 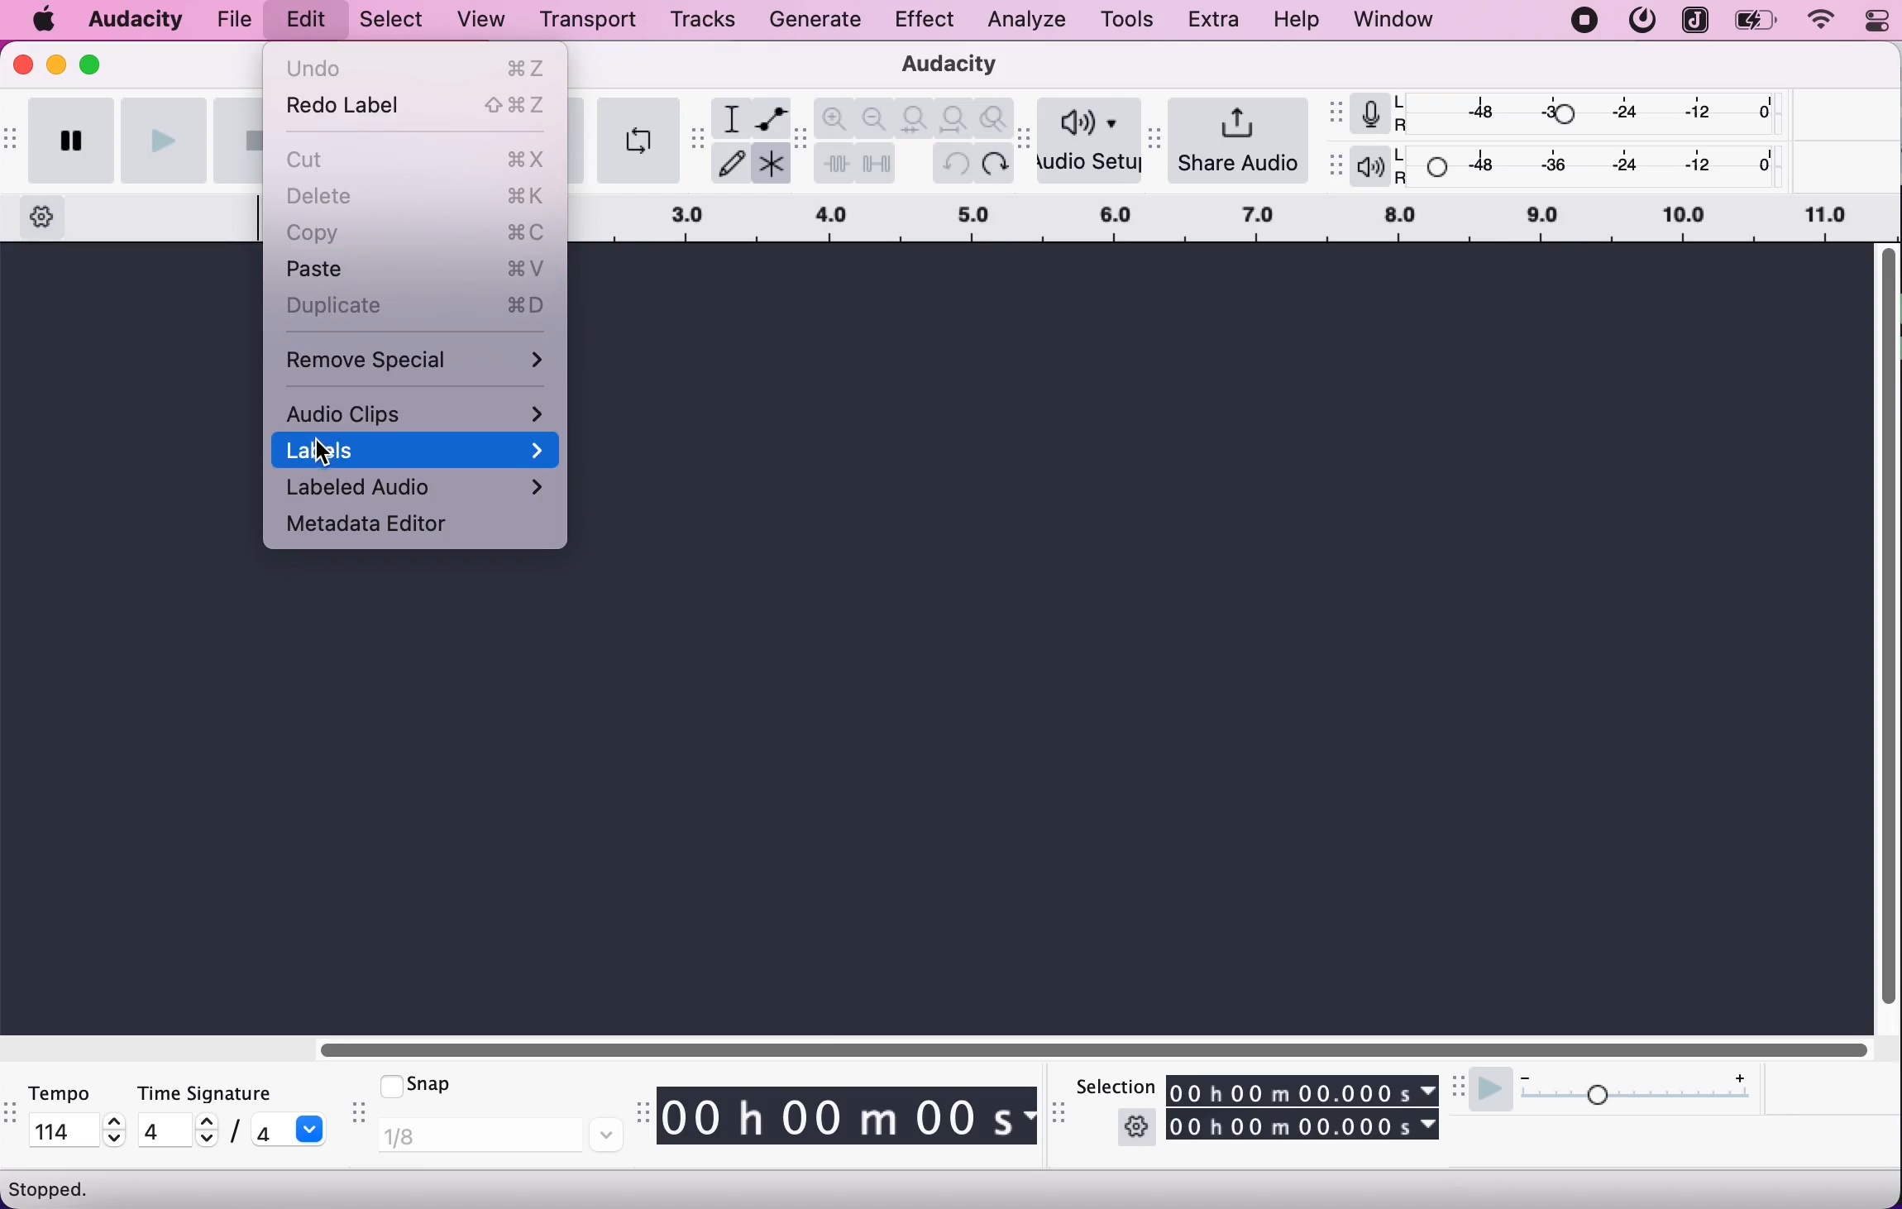 What do you see at coordinates (1062, 1120) in the screenshot?
I see `audacity selection toolbar` at bounding box center [1062, 1120].